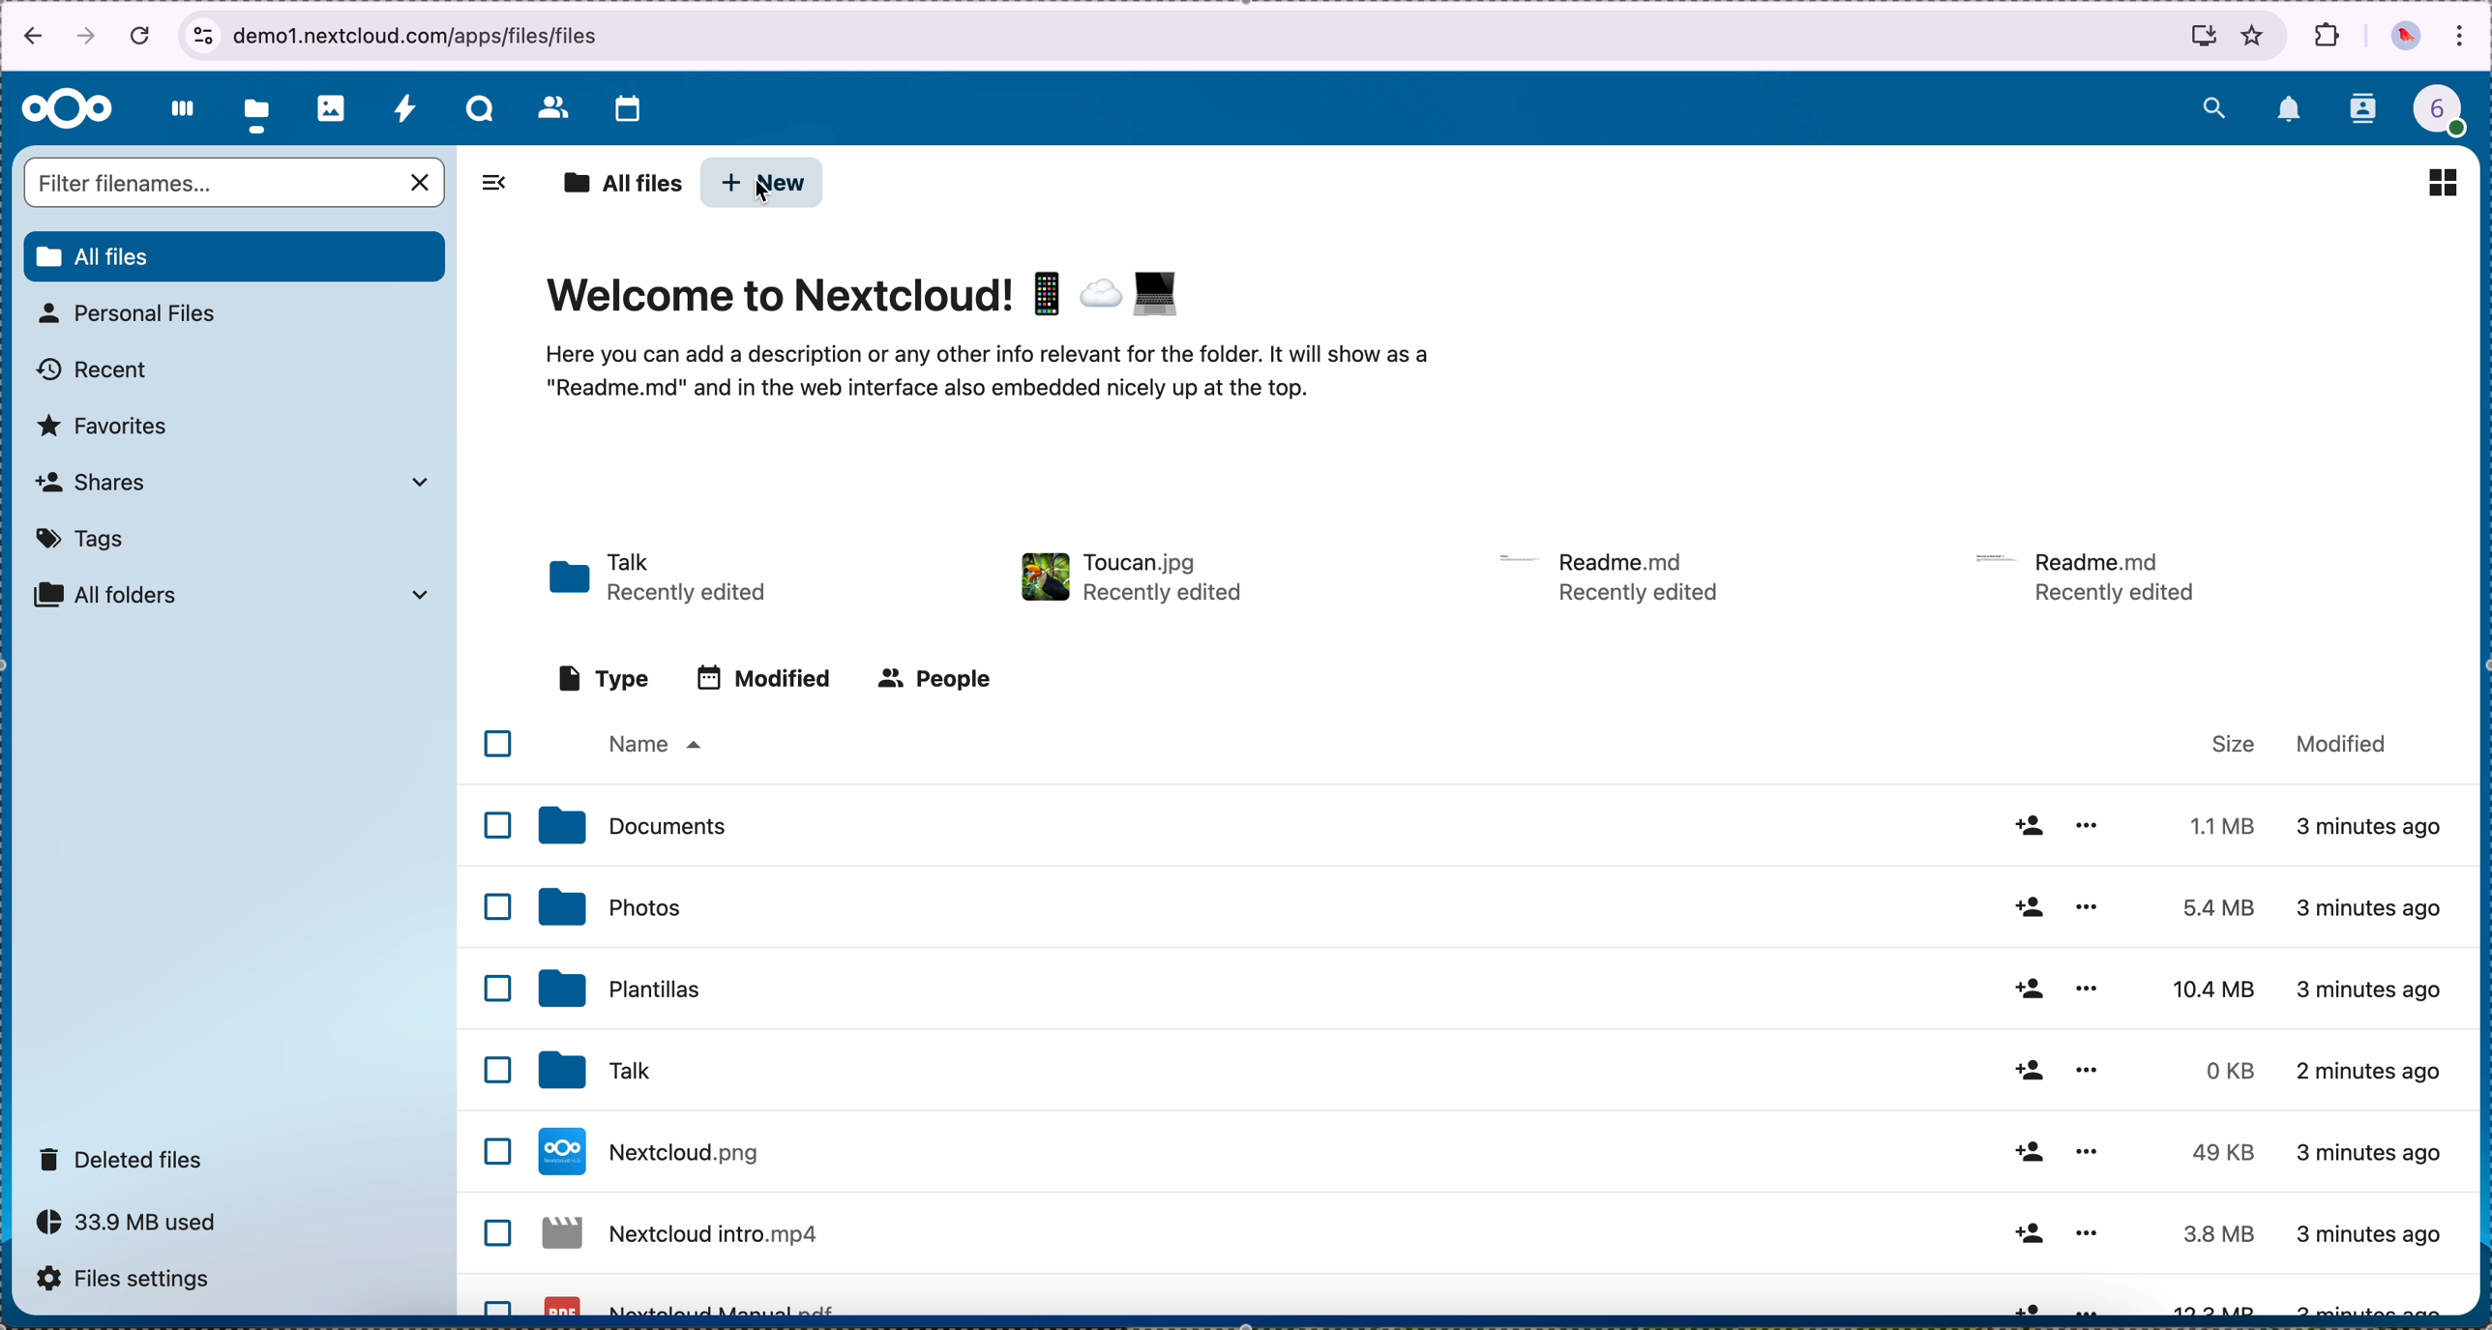 Image resolution: width=2492 pixels, height=1330 pixels. What do you see at coordinates (608, 906) in the screenshot?
I see `photos` at bounding box center [608, 906].